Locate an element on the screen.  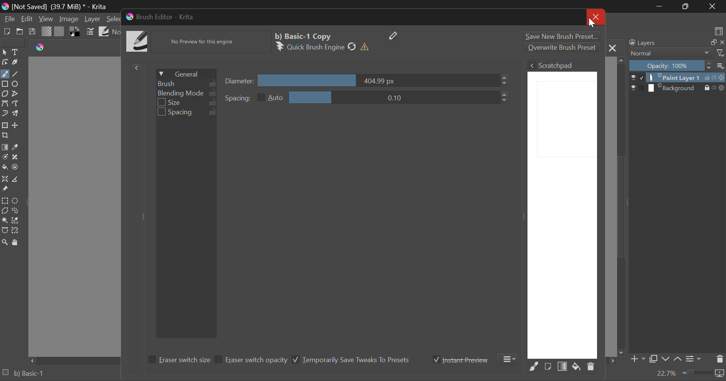
Delete is located at coordinates (591, 368).